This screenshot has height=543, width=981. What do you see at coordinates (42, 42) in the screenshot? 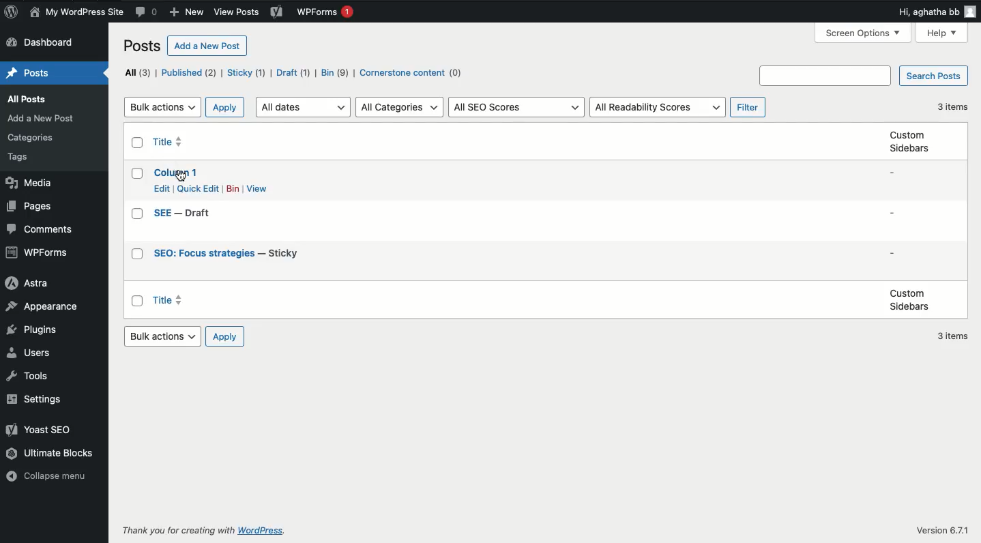
I see `Dashboard ` at bounding box center [42, 42].